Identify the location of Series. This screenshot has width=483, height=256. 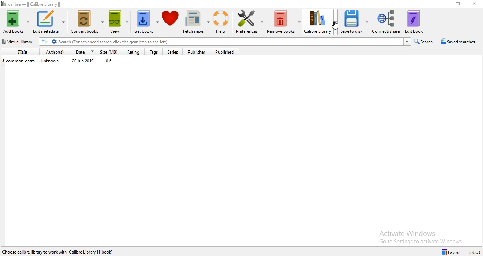
(175, 52).